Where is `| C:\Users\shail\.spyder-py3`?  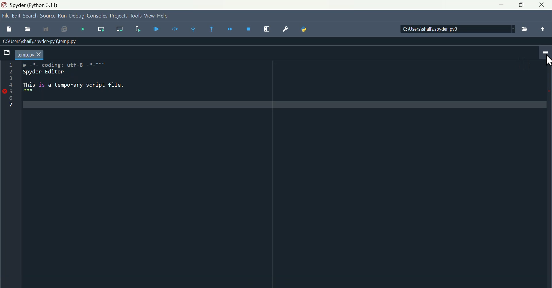 | C:\Users\shail\.spyder-py3 is located at coordinates (456, 29).